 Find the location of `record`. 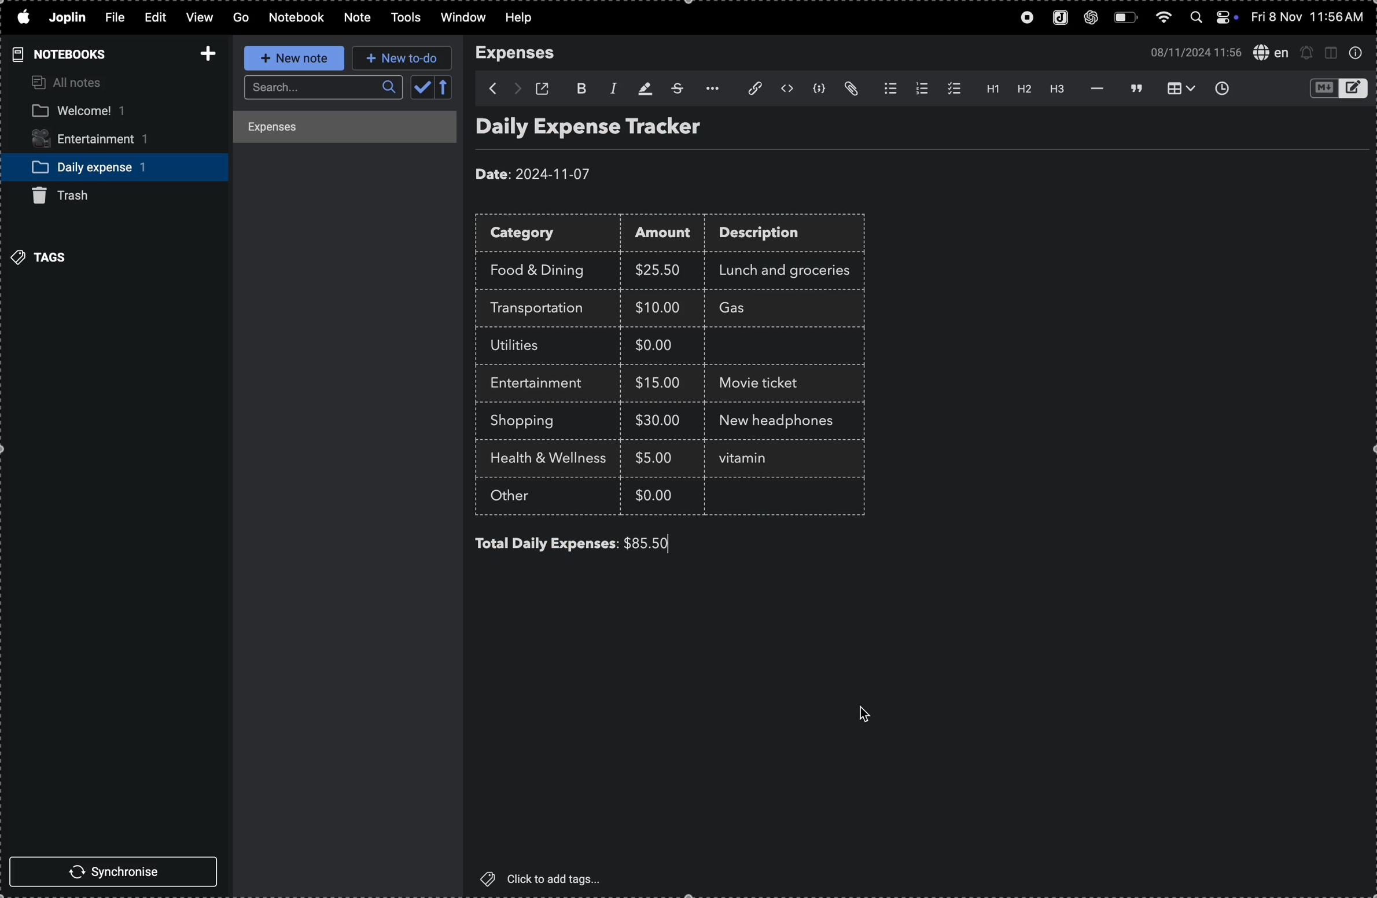

record is located at coordinates (1023, 19).